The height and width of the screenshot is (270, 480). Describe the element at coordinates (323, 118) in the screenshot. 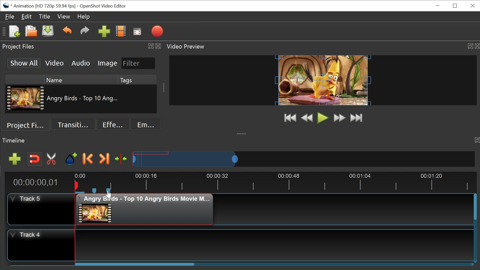

I see `Toggle Pay or pause` at that location.